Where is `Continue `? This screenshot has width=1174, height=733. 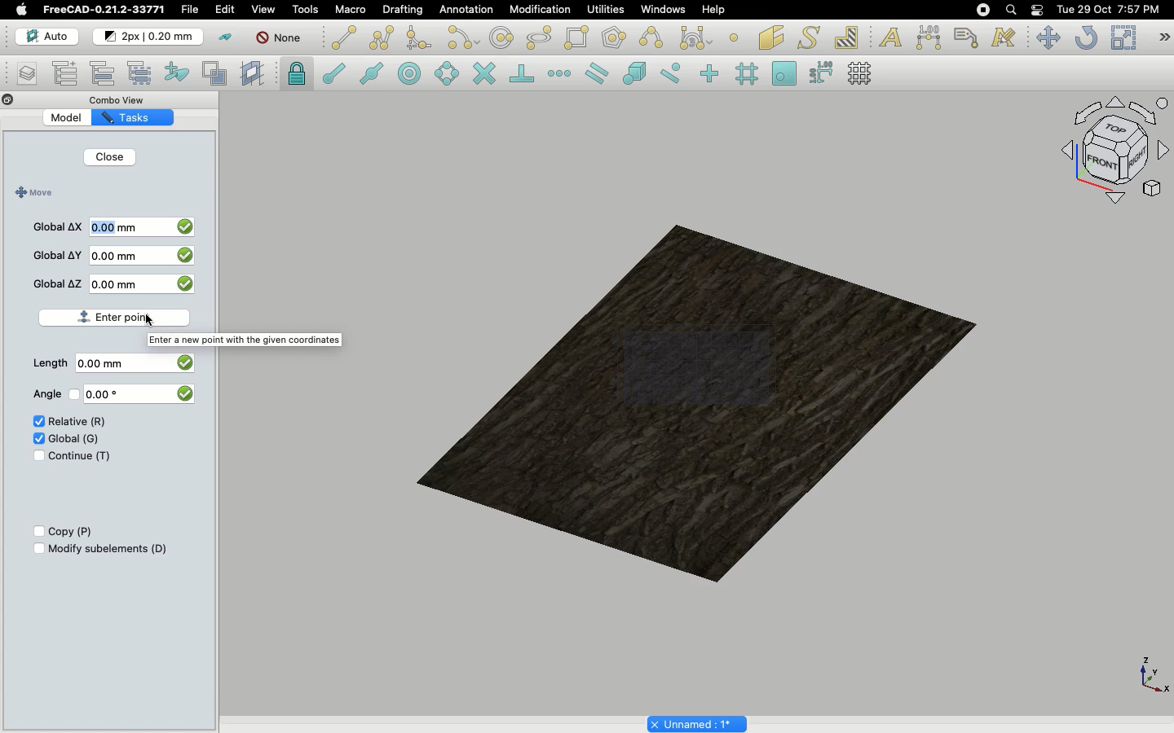
Continue  is located at coordinates (80, 456).